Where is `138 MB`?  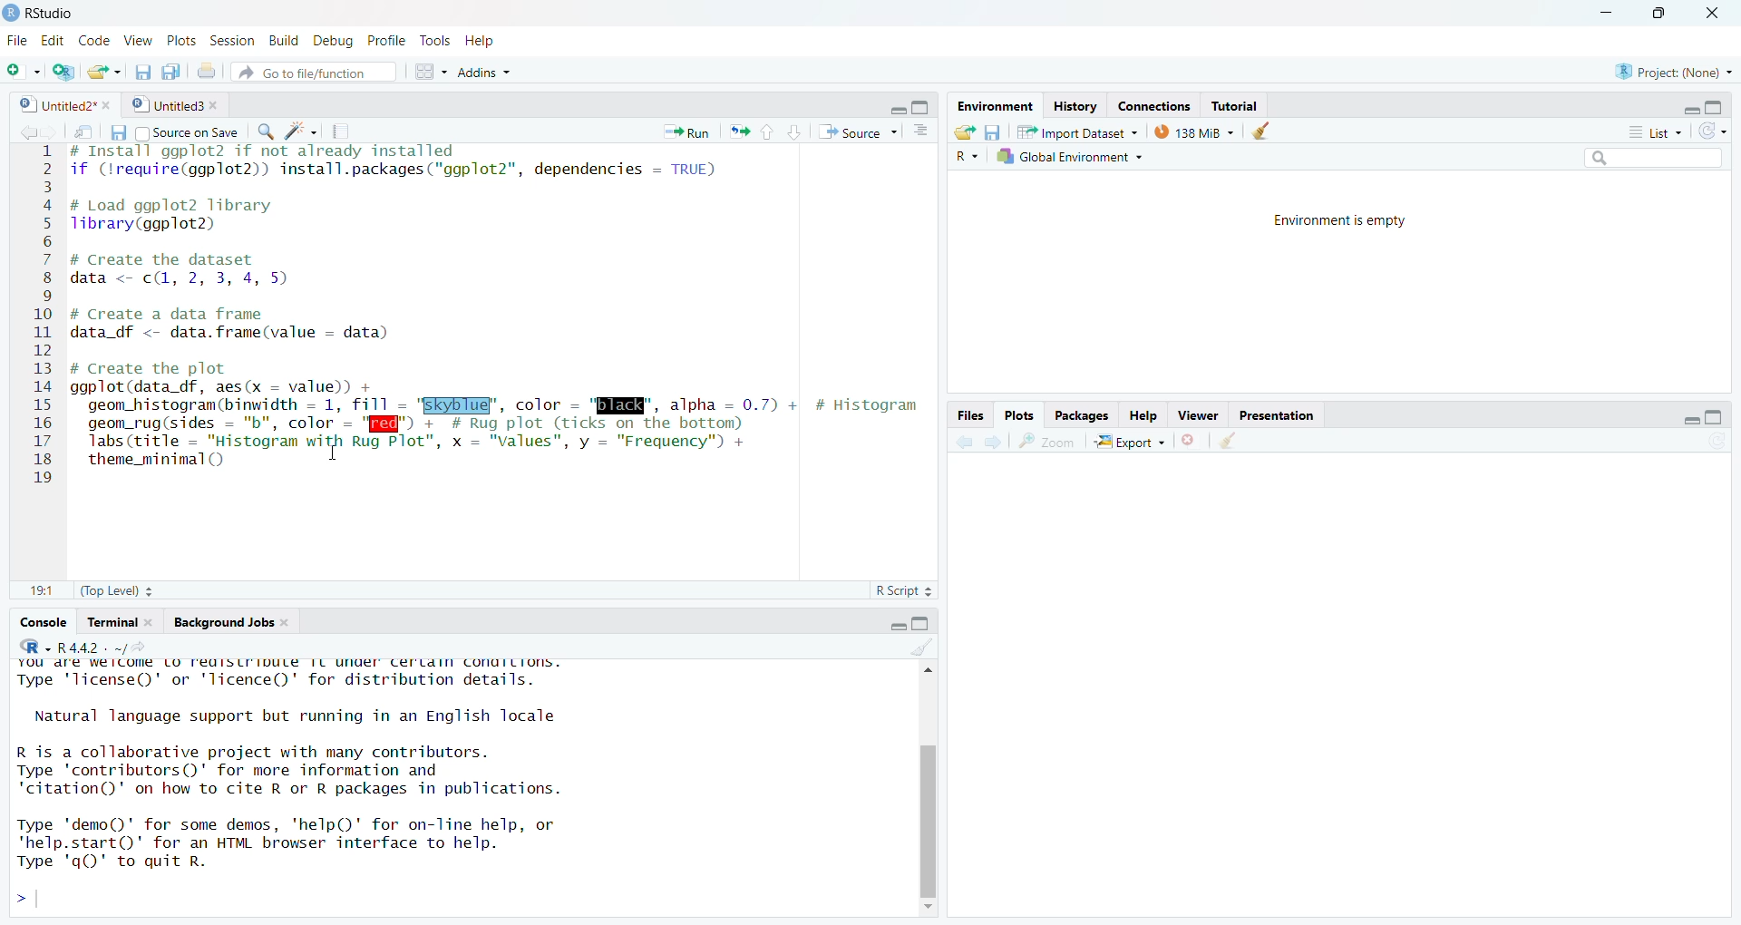
138 MB is located at coordinates (1191, 131).